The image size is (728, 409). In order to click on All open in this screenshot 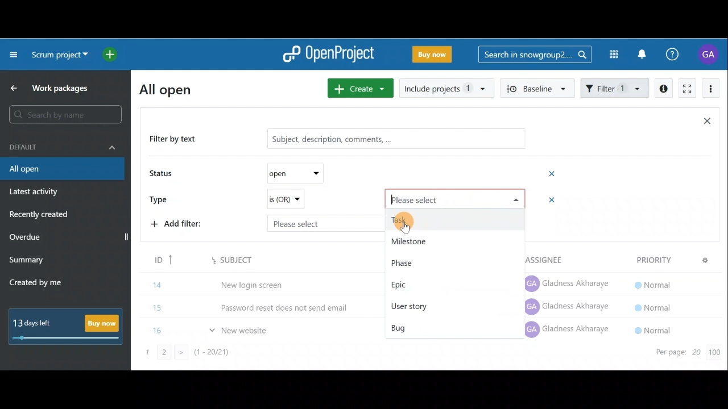, I will do `click(172, 89)`.